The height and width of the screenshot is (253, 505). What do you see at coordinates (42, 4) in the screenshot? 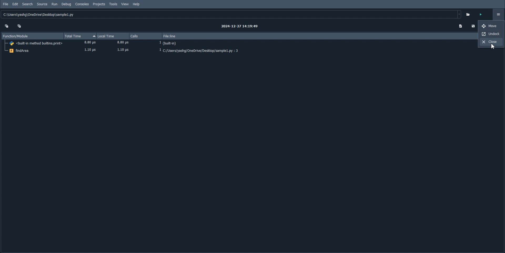
I see `Source` at bounding box center [42, 4].